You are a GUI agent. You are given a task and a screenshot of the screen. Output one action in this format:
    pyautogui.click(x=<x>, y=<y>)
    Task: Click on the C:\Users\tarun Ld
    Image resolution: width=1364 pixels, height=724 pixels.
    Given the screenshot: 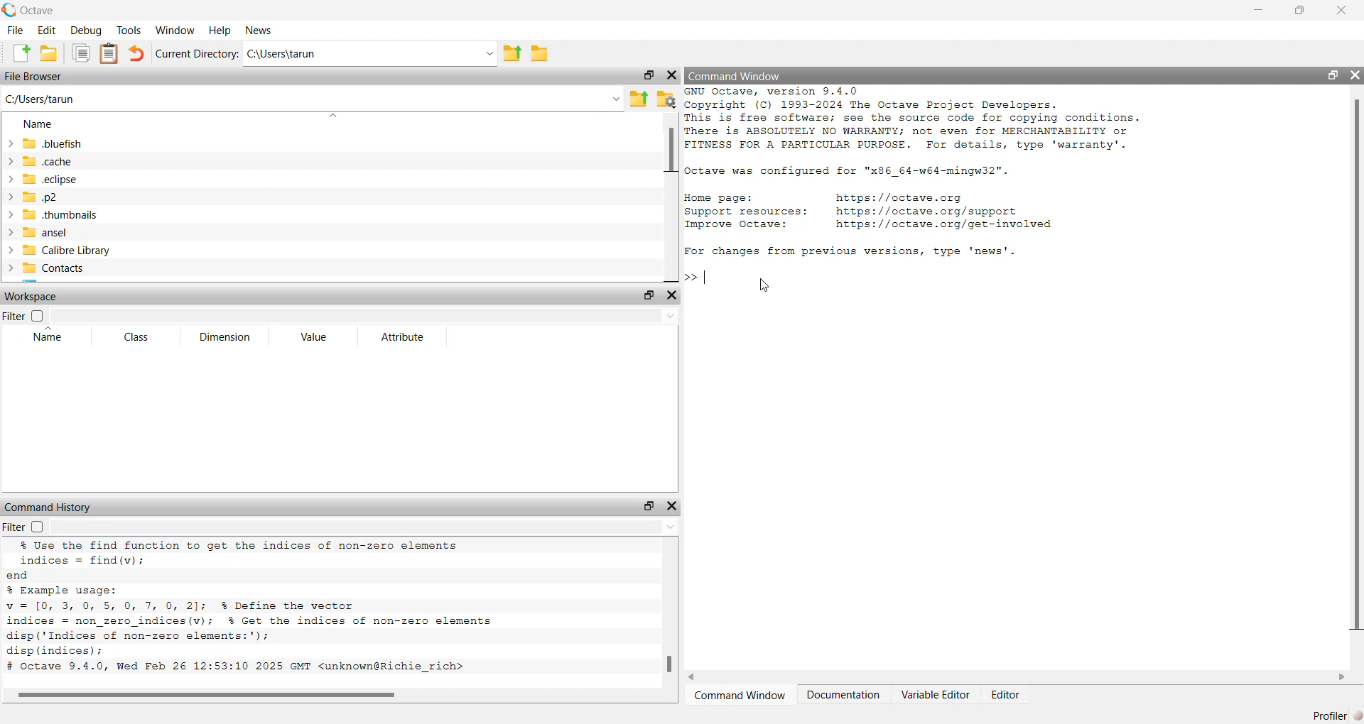 What is the action you would take?
    pyautogui.click(x=372, y=55)
    